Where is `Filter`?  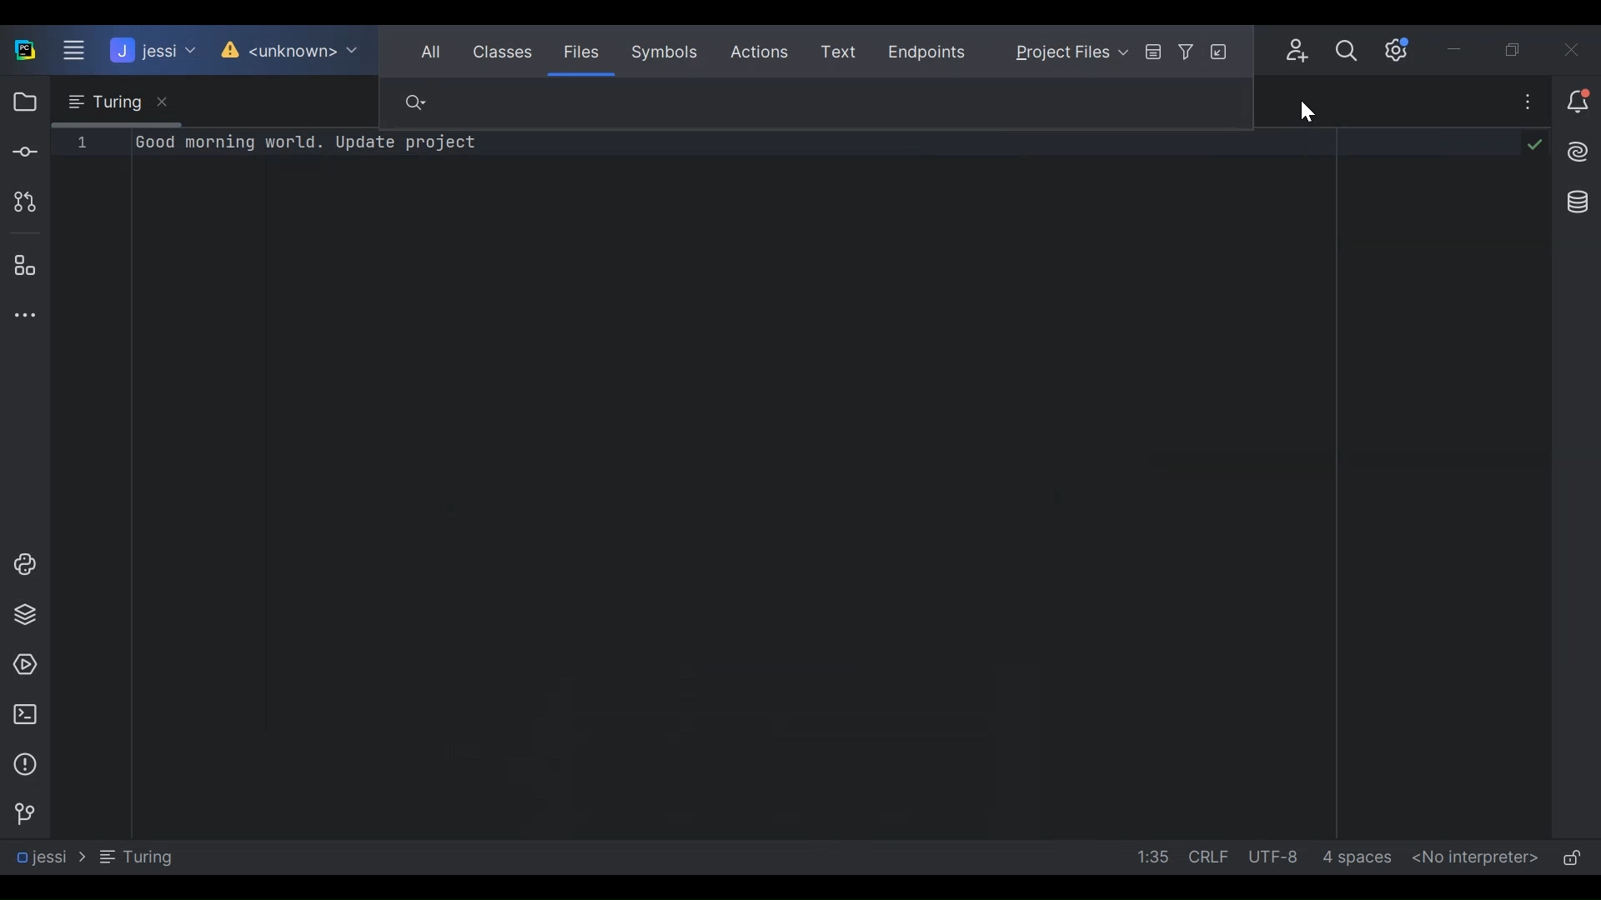 Filter is located at coordinates (1187, 53).